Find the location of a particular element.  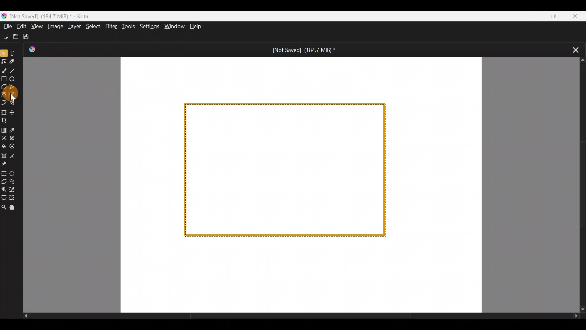

Calligraphy is located at coordinates (13, 61).